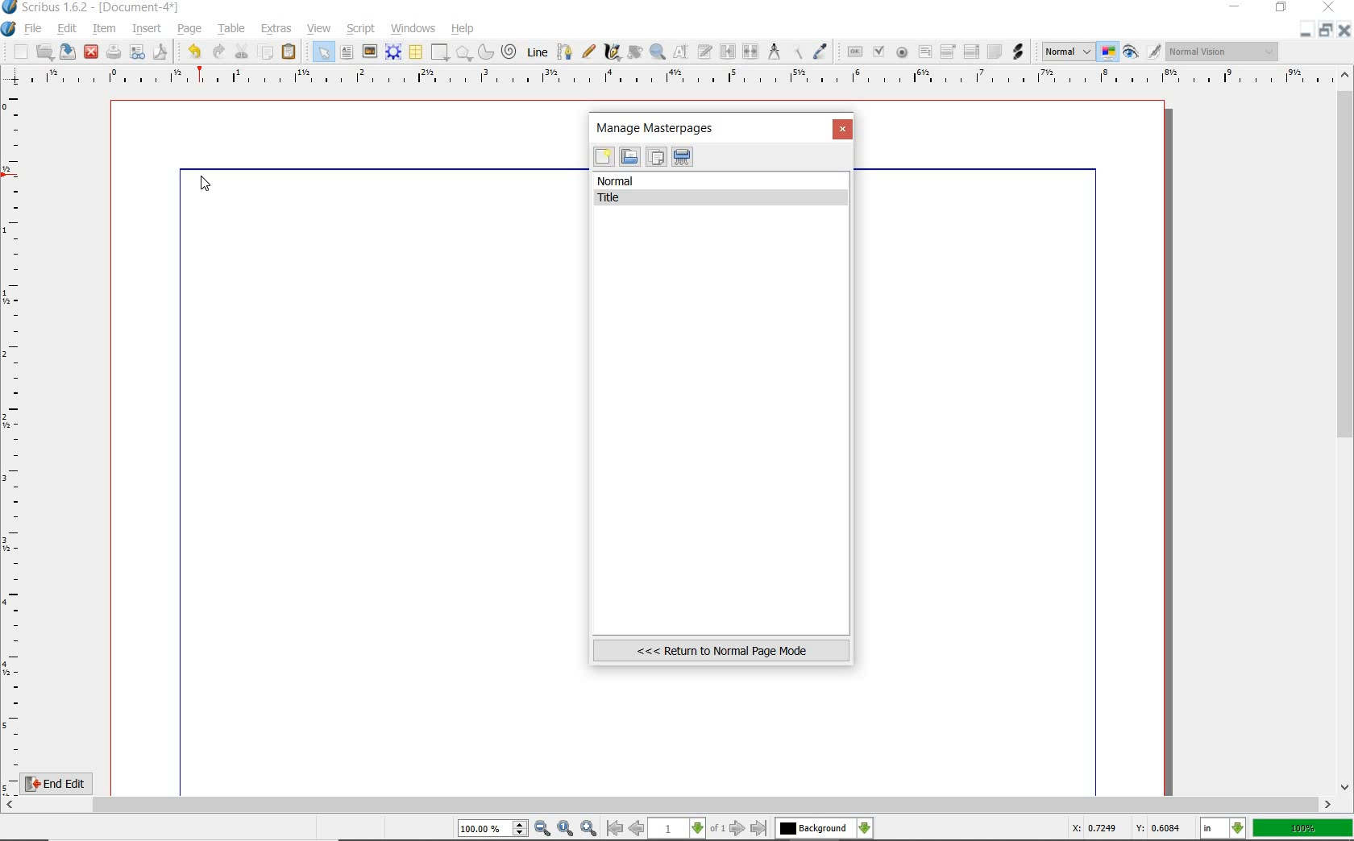 The height and width of the screenshot is (841, 1354). Describe the element at coordinates (536, 52) in the screenshot. I see `line` at that location.